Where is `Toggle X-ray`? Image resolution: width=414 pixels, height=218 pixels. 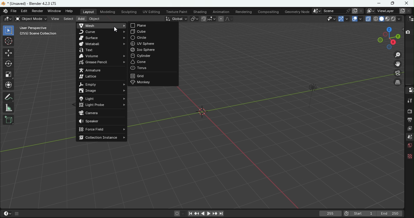 Toggle X-ray is located at coordinates (369, 19).